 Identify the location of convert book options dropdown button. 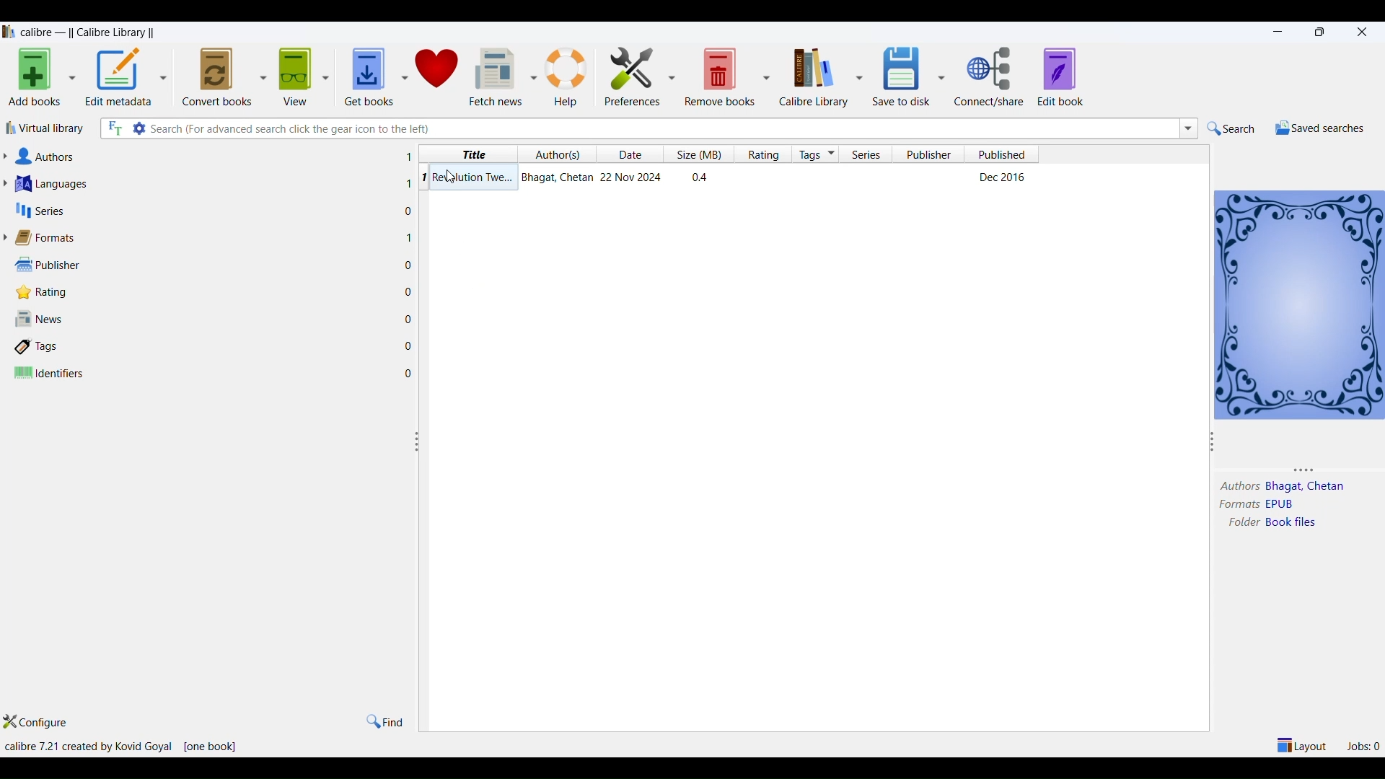
(262, 71).